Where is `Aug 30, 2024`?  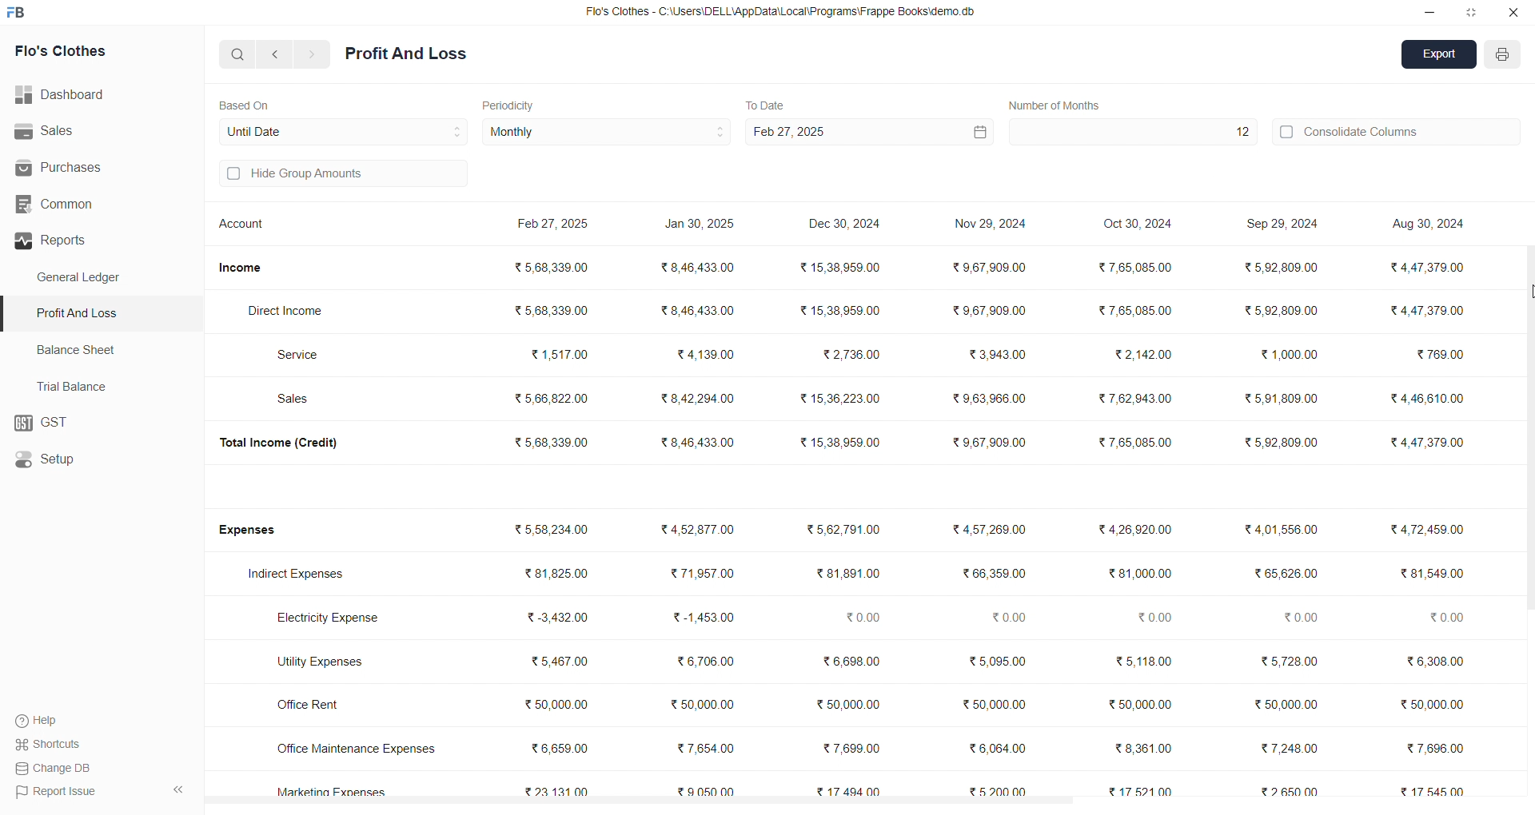 Aug 30, 2024 is located at coordinates (1425, 223).